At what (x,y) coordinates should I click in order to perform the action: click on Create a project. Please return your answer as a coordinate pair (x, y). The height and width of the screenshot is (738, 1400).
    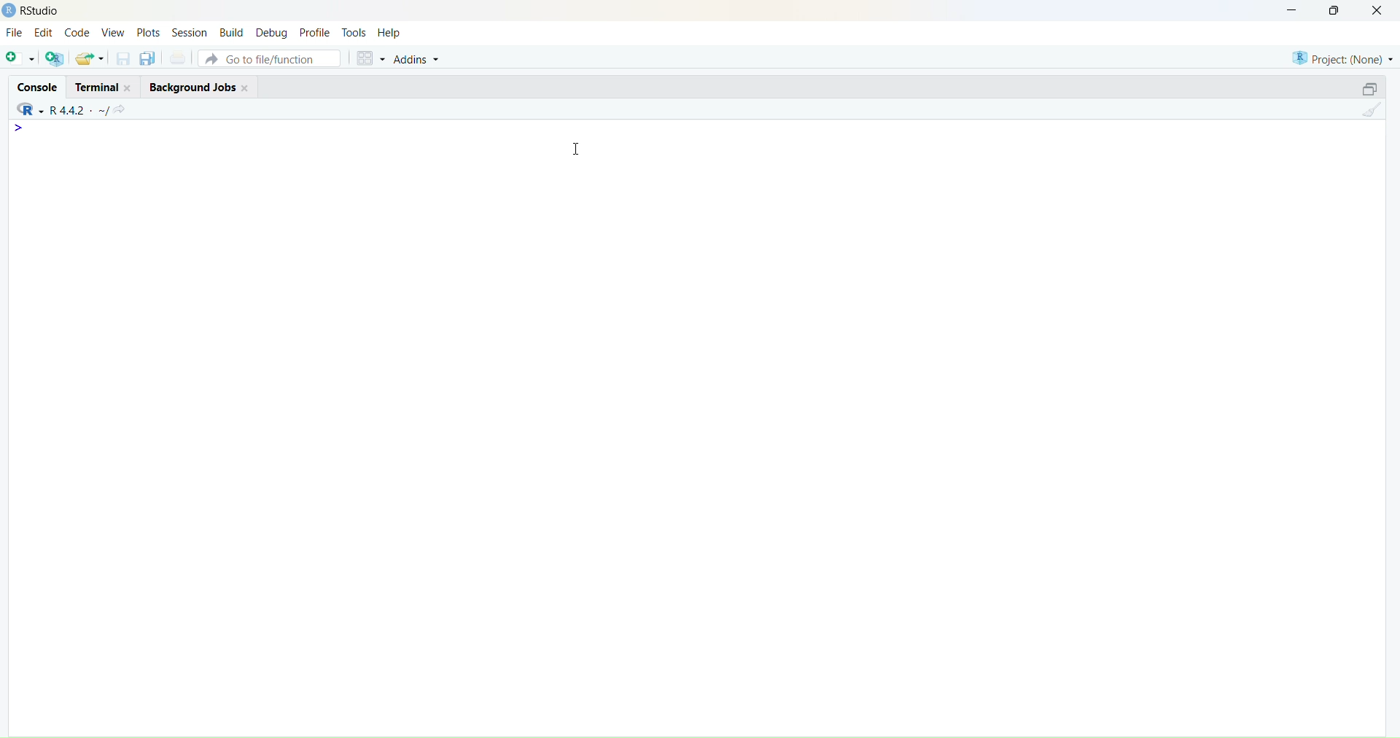
    Looking at the image, I should click on (55, 58).